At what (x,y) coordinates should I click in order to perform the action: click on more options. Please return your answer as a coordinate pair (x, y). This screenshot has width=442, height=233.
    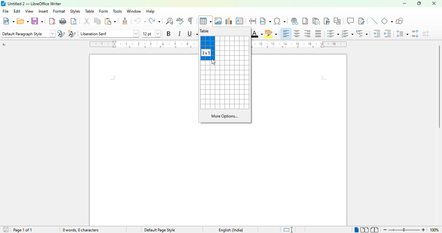
    Looking at the image, I should click on (225, 116).